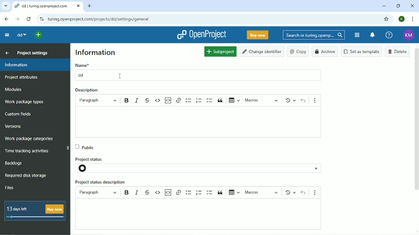  Describe the element at coordinates (5, 6) in the screenshot. I see `Search tabs` at that location.